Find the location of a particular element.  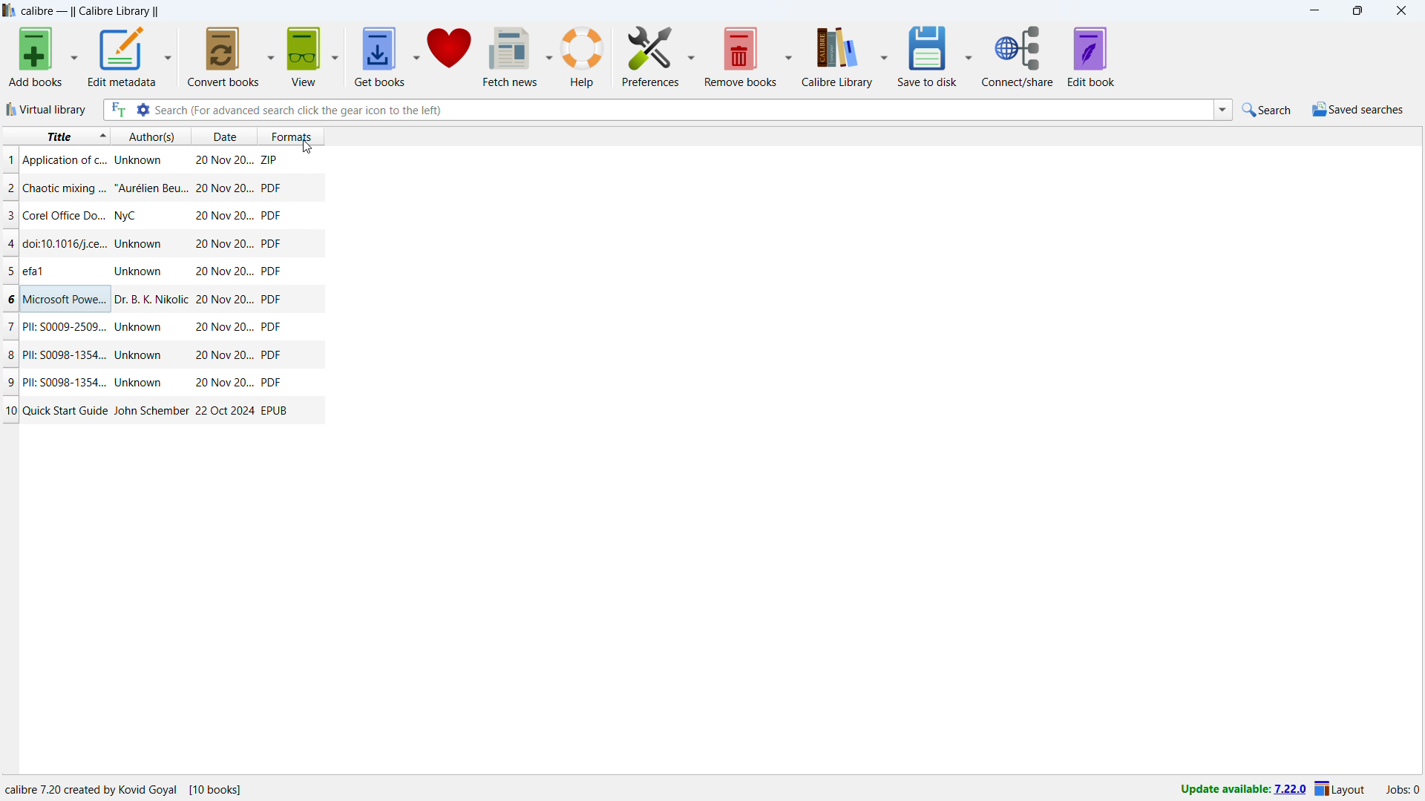

4 is located at coordinates (10, 243).